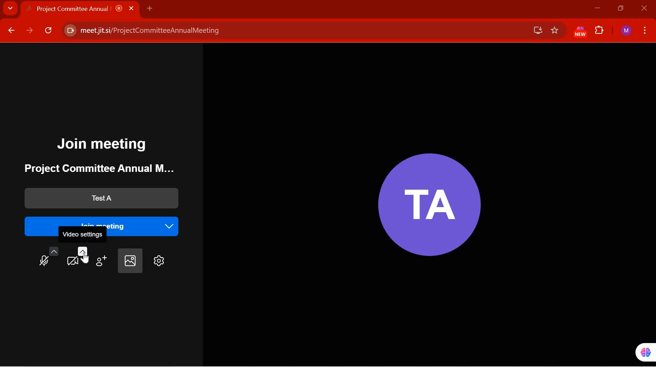 Image resolution: width=656 pixels, height=367 pixels. I want to click on Test A, so click(99, 199).